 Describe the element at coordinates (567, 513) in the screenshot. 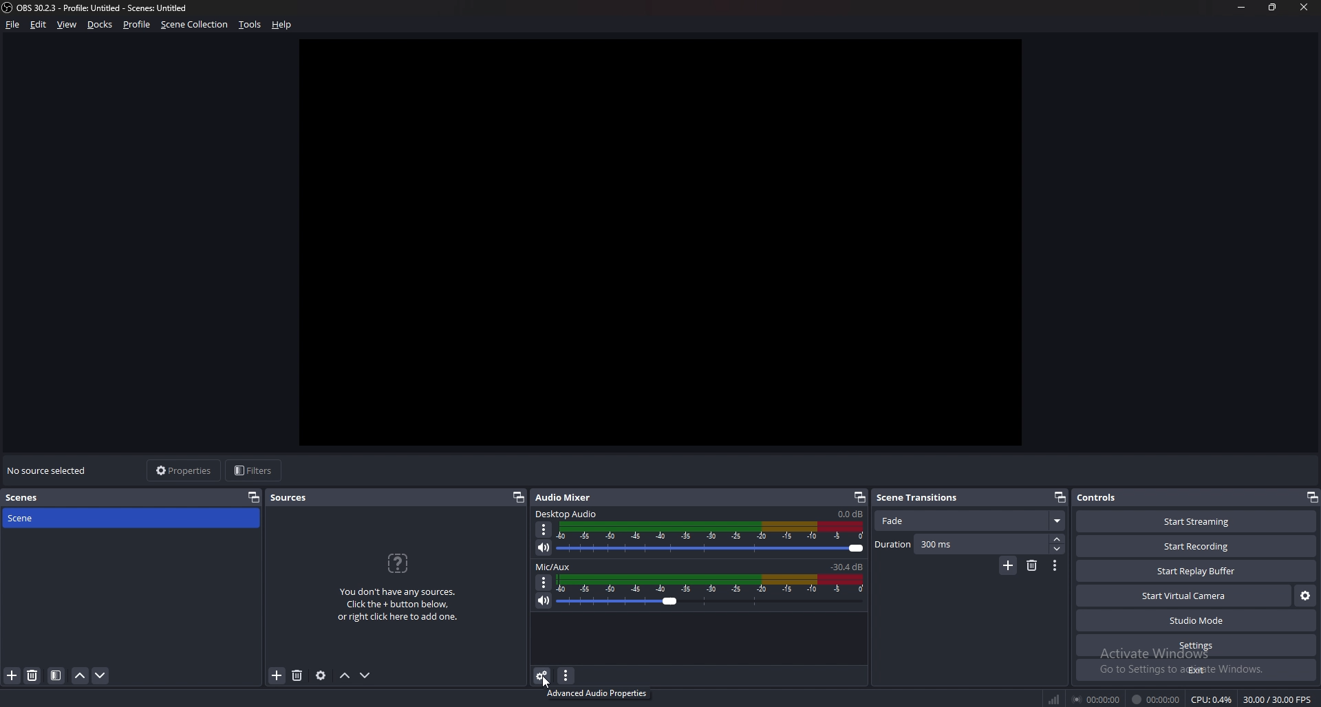

I see `desktop audio` at that location.